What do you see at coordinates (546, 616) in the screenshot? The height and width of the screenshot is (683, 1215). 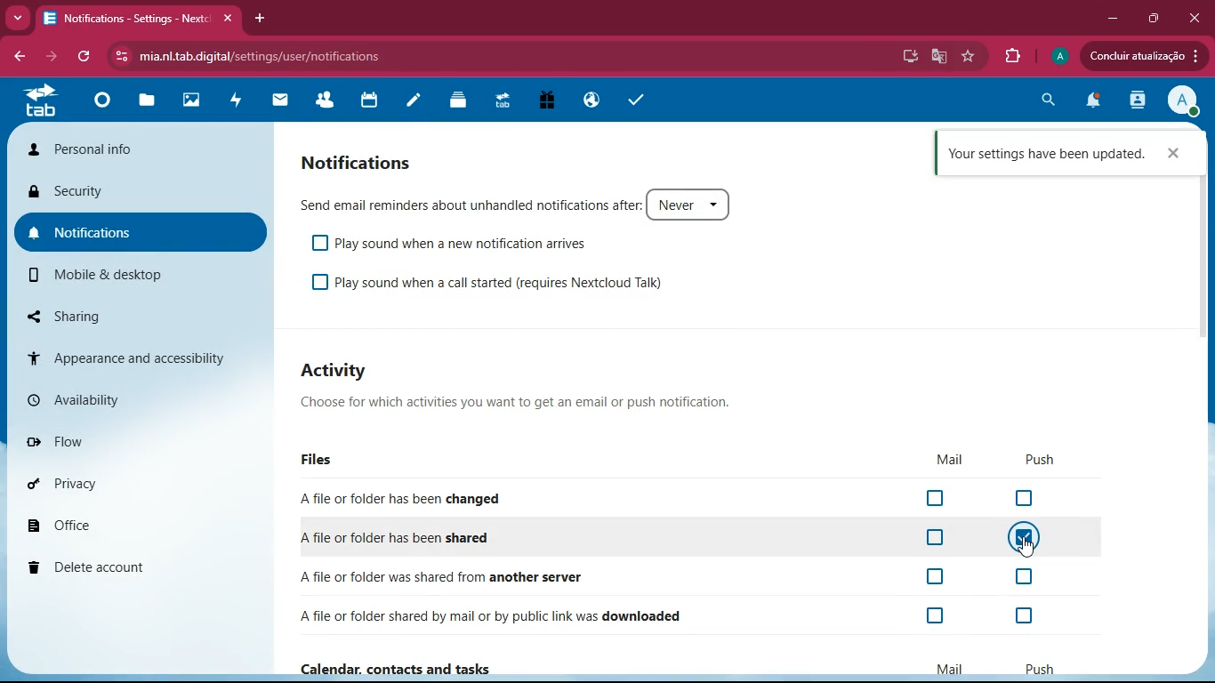 I see `downloaded` at bounding box center [546, 616].